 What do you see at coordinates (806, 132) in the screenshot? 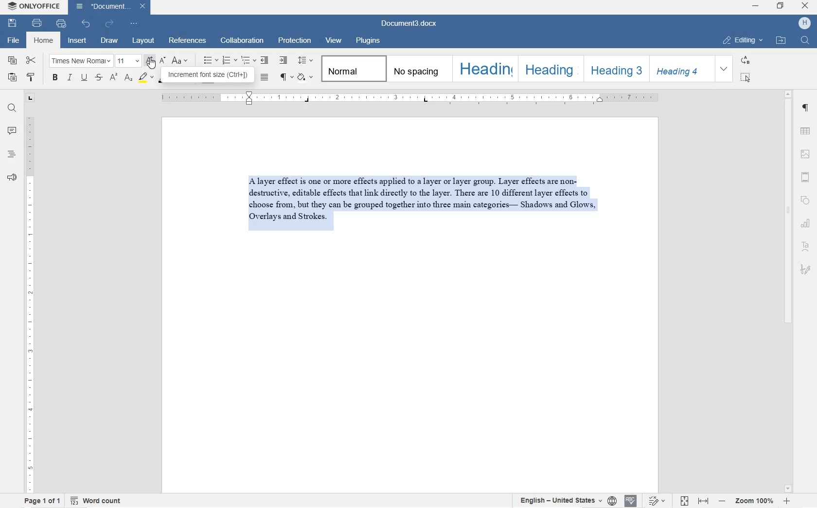
I see `TABLE` at bounding box center [806, 132].